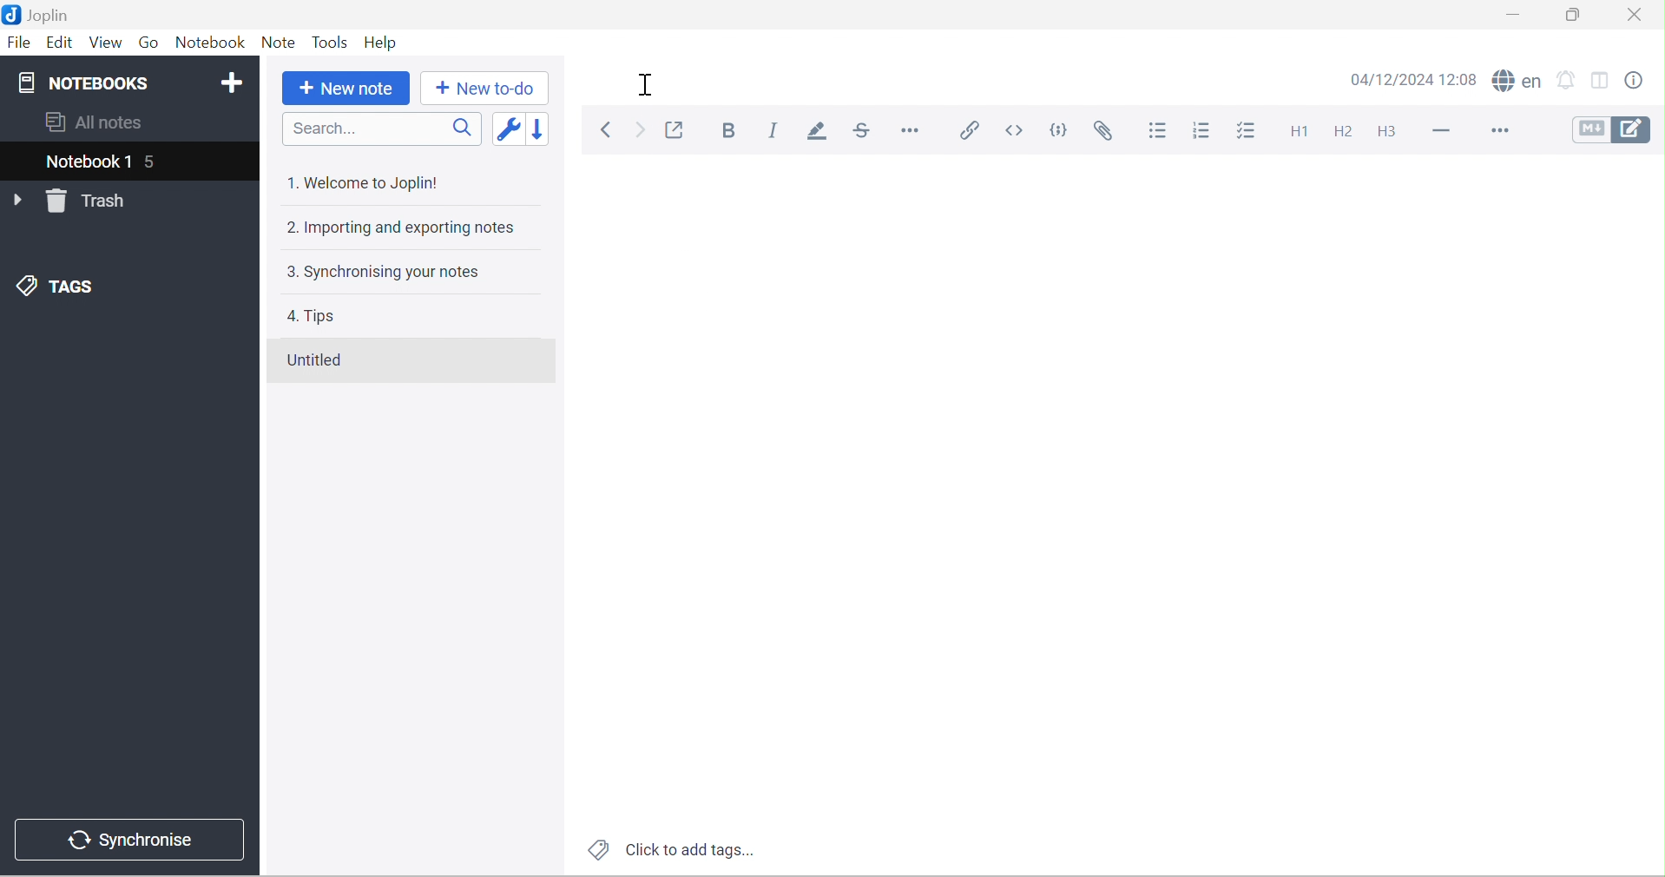 The image size is (1665, 877). I want to click on Highlight, so click(819, 134).